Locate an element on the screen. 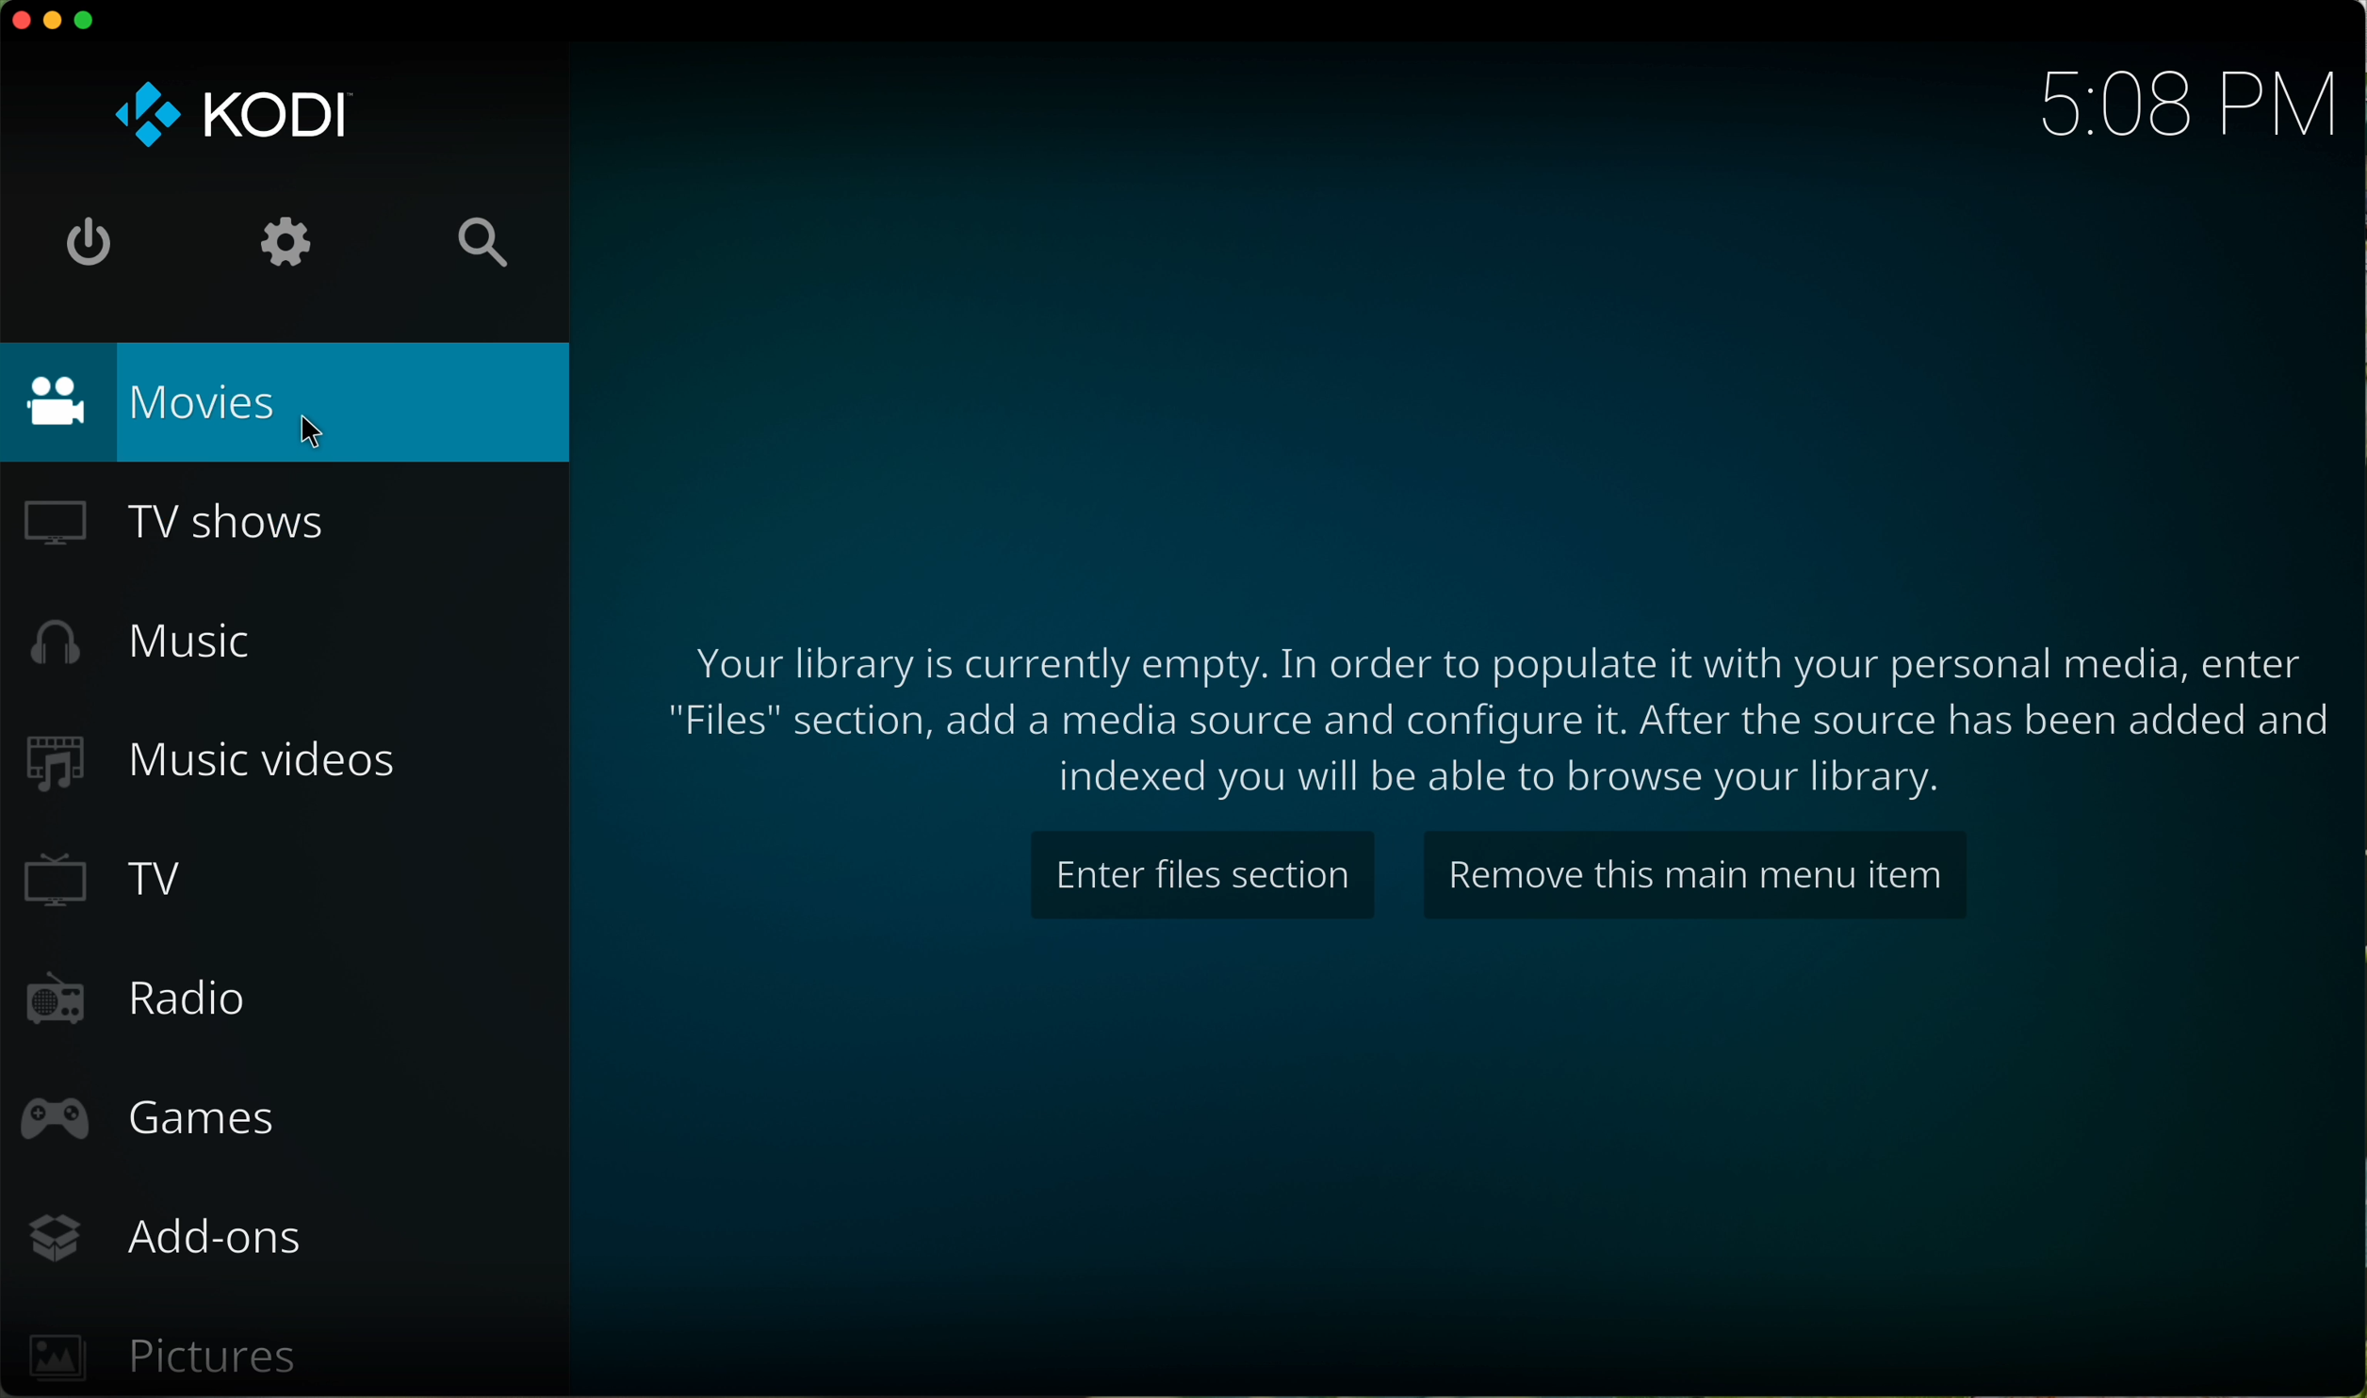 The height and width of the screenshot is (1398, 2367). shut down is located at coordinates (87, 236).